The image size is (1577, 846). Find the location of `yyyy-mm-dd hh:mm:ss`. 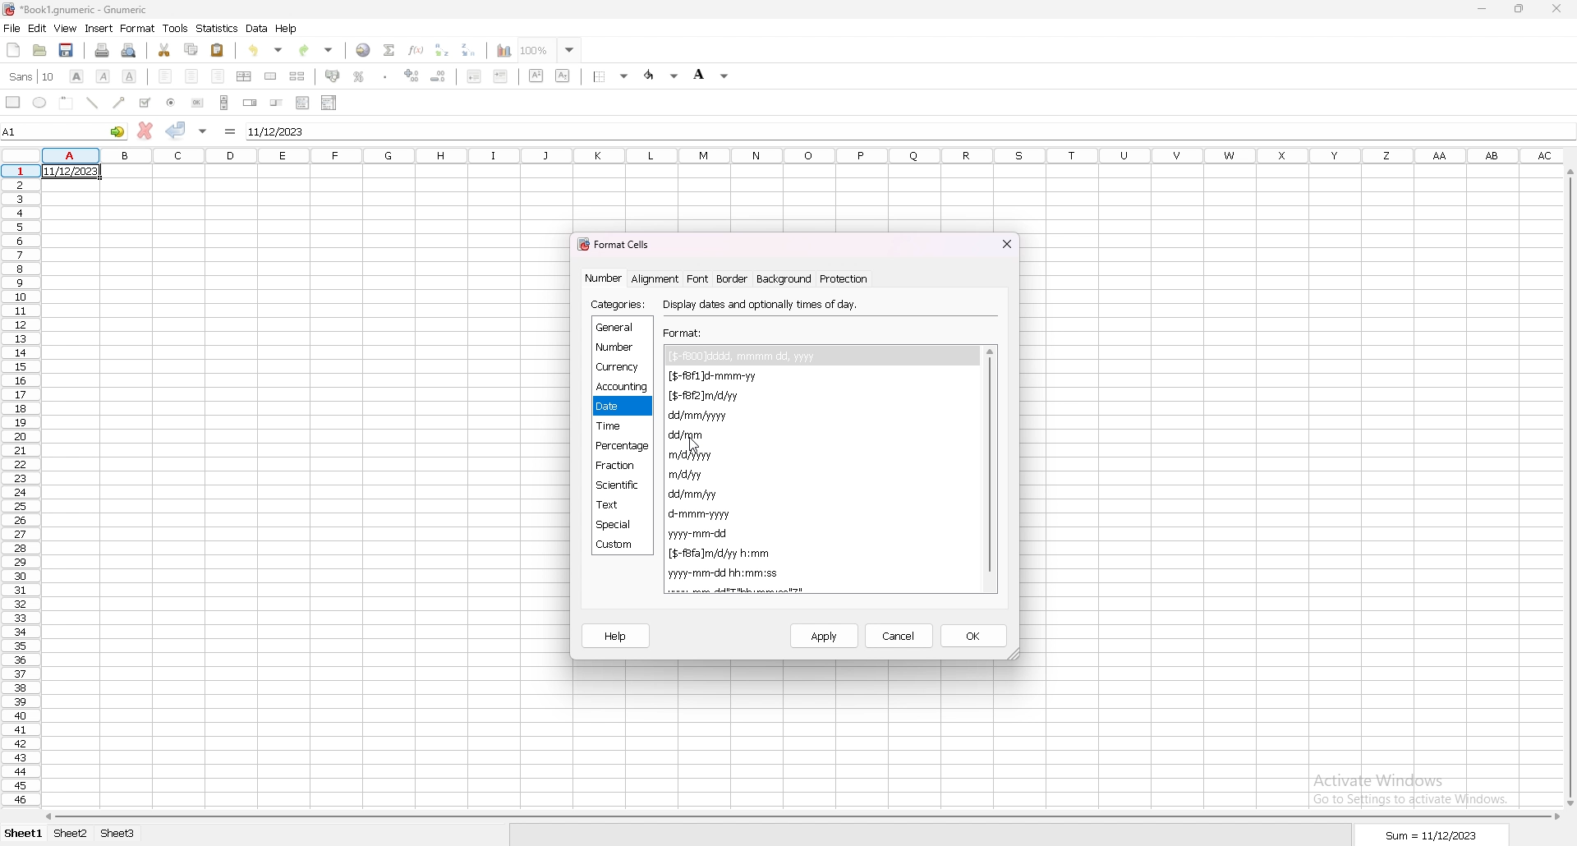

yyyy-mm-dd hh:mm:ss is located at coordinates (725, 573).